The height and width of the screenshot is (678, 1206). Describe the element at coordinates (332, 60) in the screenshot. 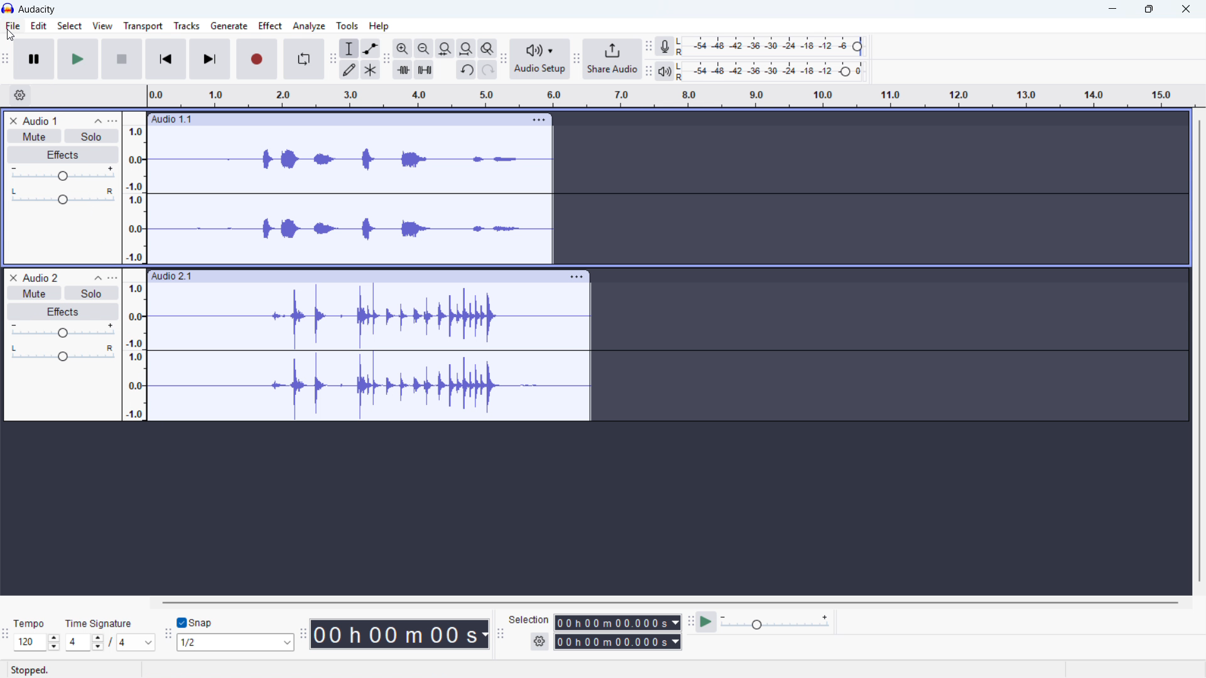

I see `Edit toolbar ` at that location.